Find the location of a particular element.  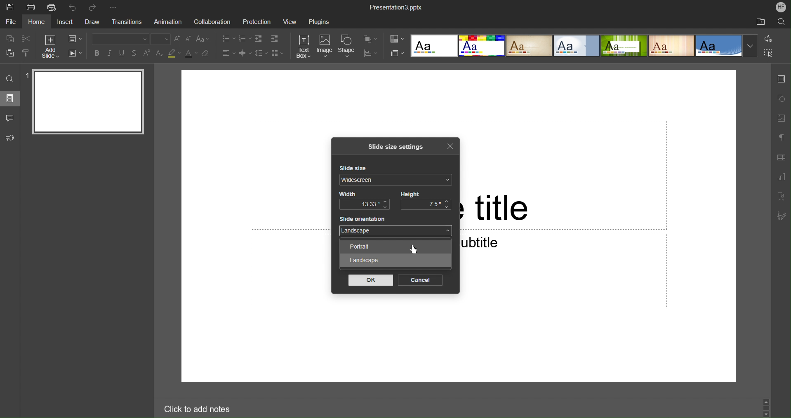

Slide Settings is located at coordinates (781, 81).